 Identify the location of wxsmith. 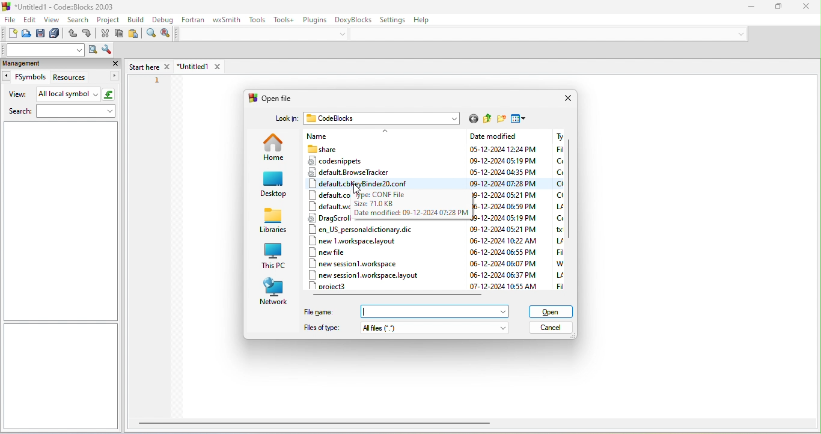
(227, 22).